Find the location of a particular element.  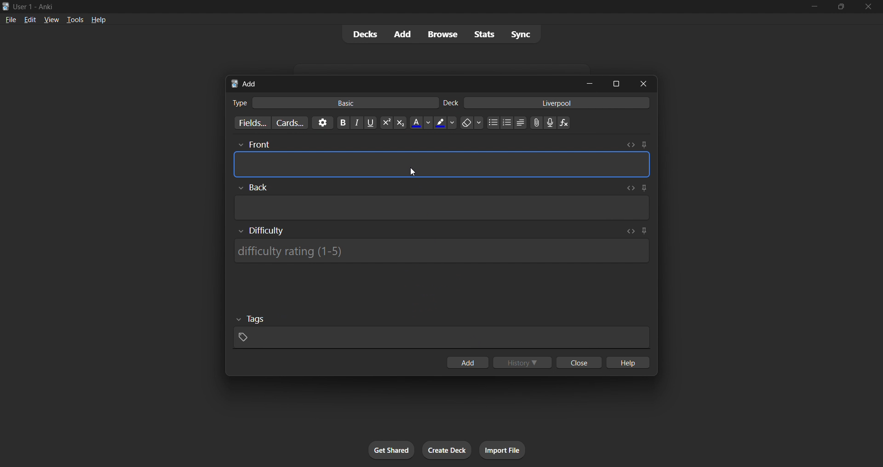

card deck input is located at coordinates (557, 103).